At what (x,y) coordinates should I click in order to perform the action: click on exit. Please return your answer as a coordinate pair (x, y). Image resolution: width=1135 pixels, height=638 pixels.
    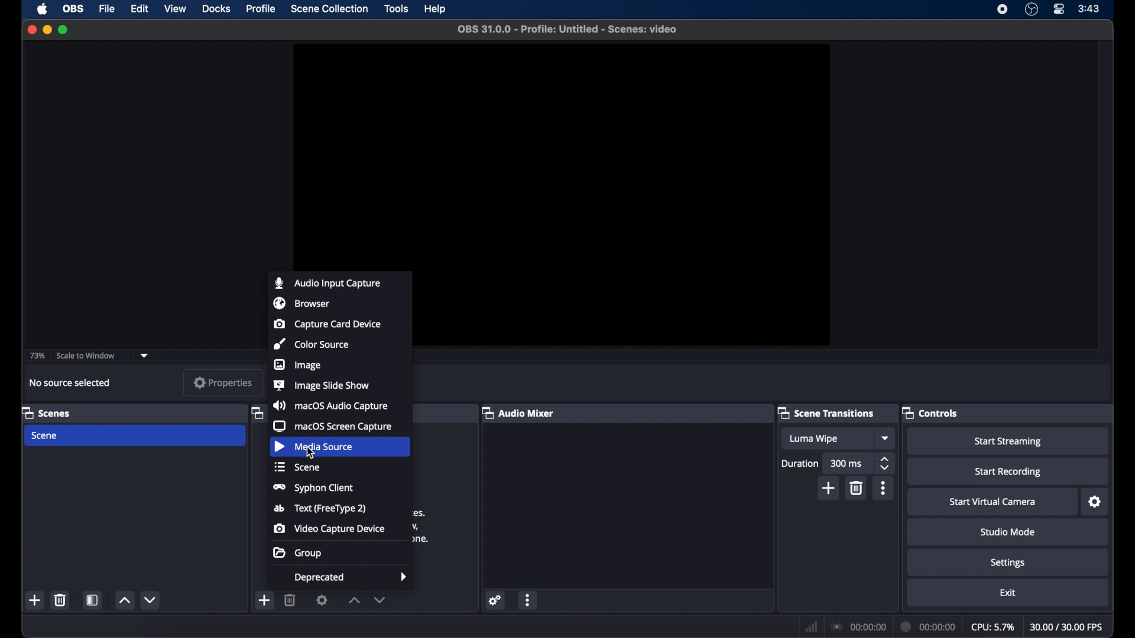
    Looking at the image, I should click on (1010, 593).